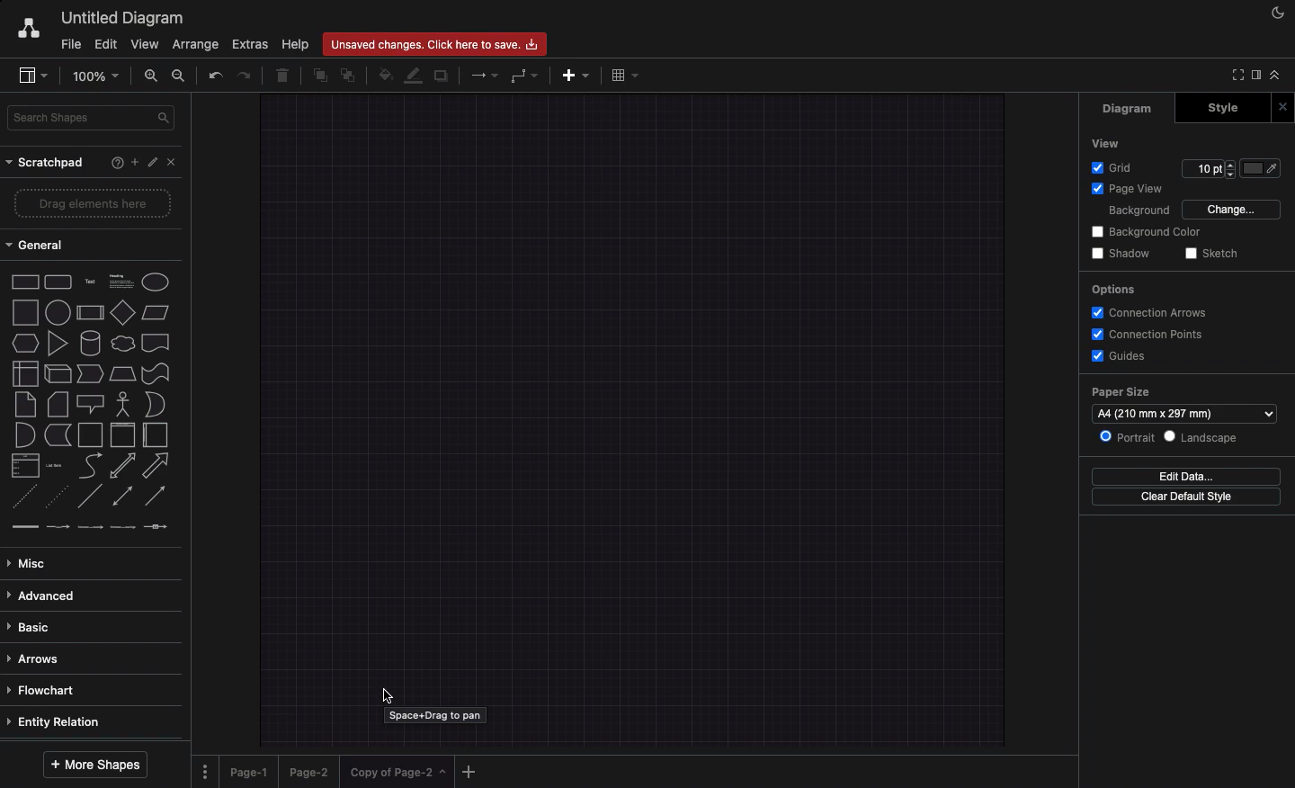 The width and height of the screenshot is (1295, 788). What do you see at coordinates (523, 74) in the screenshot?
I see `Waypoints` at bounding box center [523, 74].